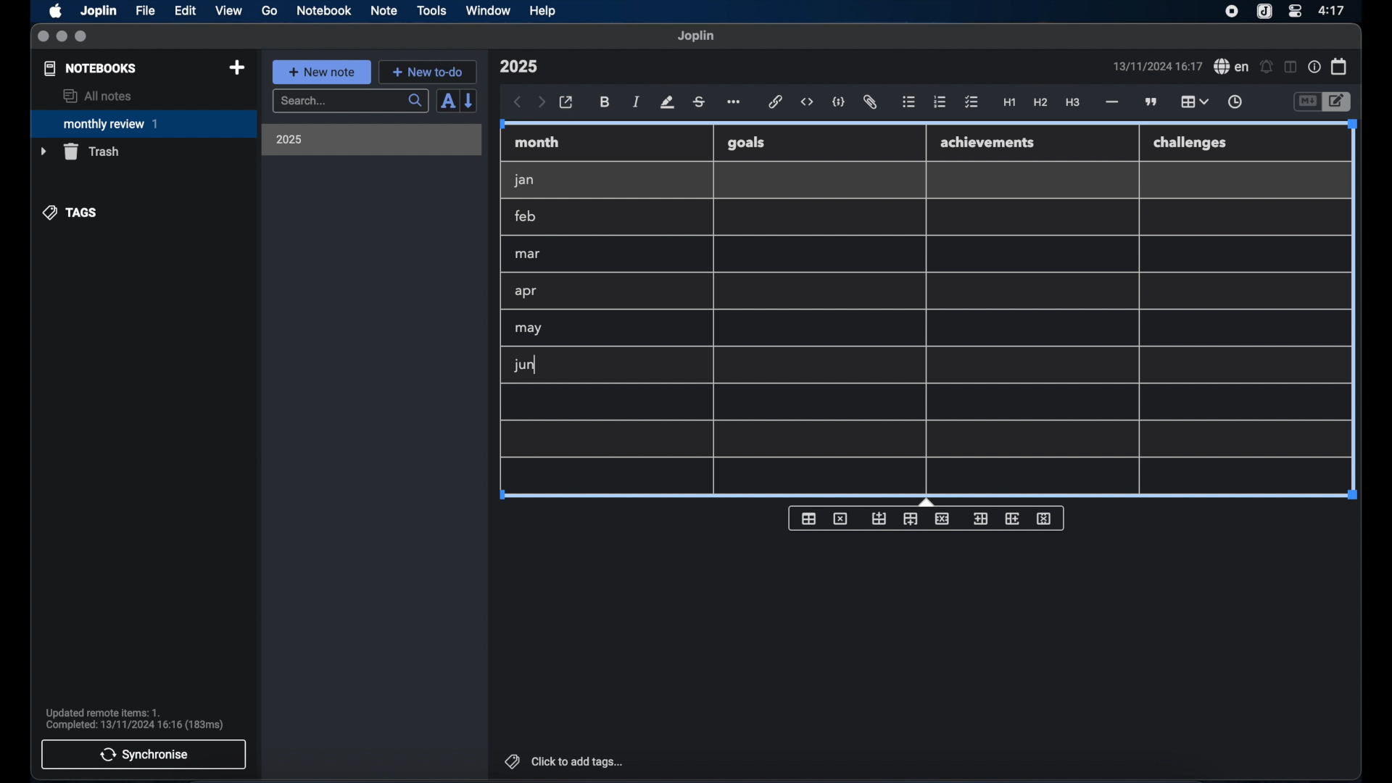 This screenshot has height=783, width=1392. I want to click on view, so click(228, 11).